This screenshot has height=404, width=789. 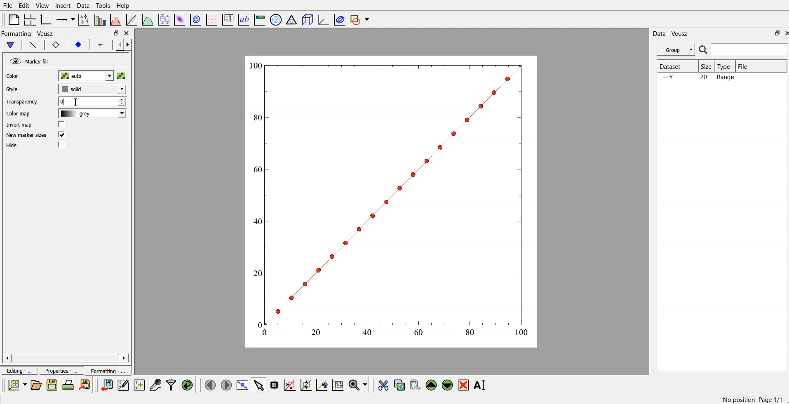 What do you see at coordinates (726, 66) in the screenshot?
I see `Type` at bounding box center [726, 66].